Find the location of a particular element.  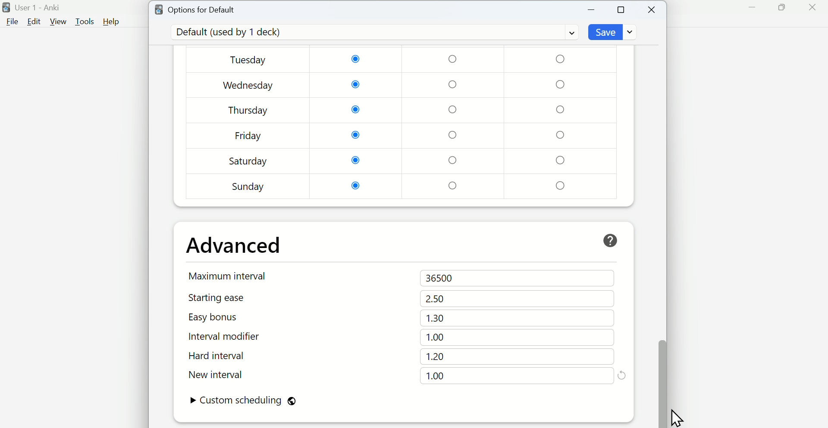

Edit is located at coordinates (34, 22).